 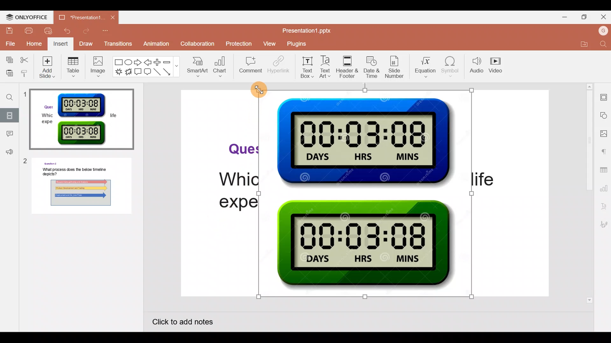 I want to click on Explosion 2, so click(x=128, y=71).